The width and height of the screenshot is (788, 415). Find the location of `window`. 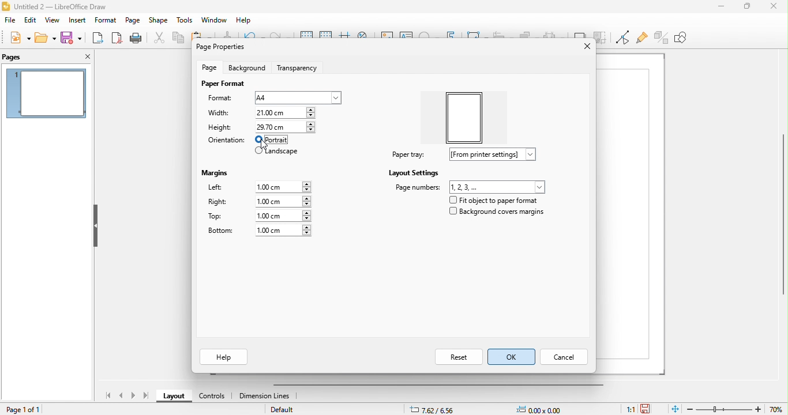

window is located at coordinates (215, 20).